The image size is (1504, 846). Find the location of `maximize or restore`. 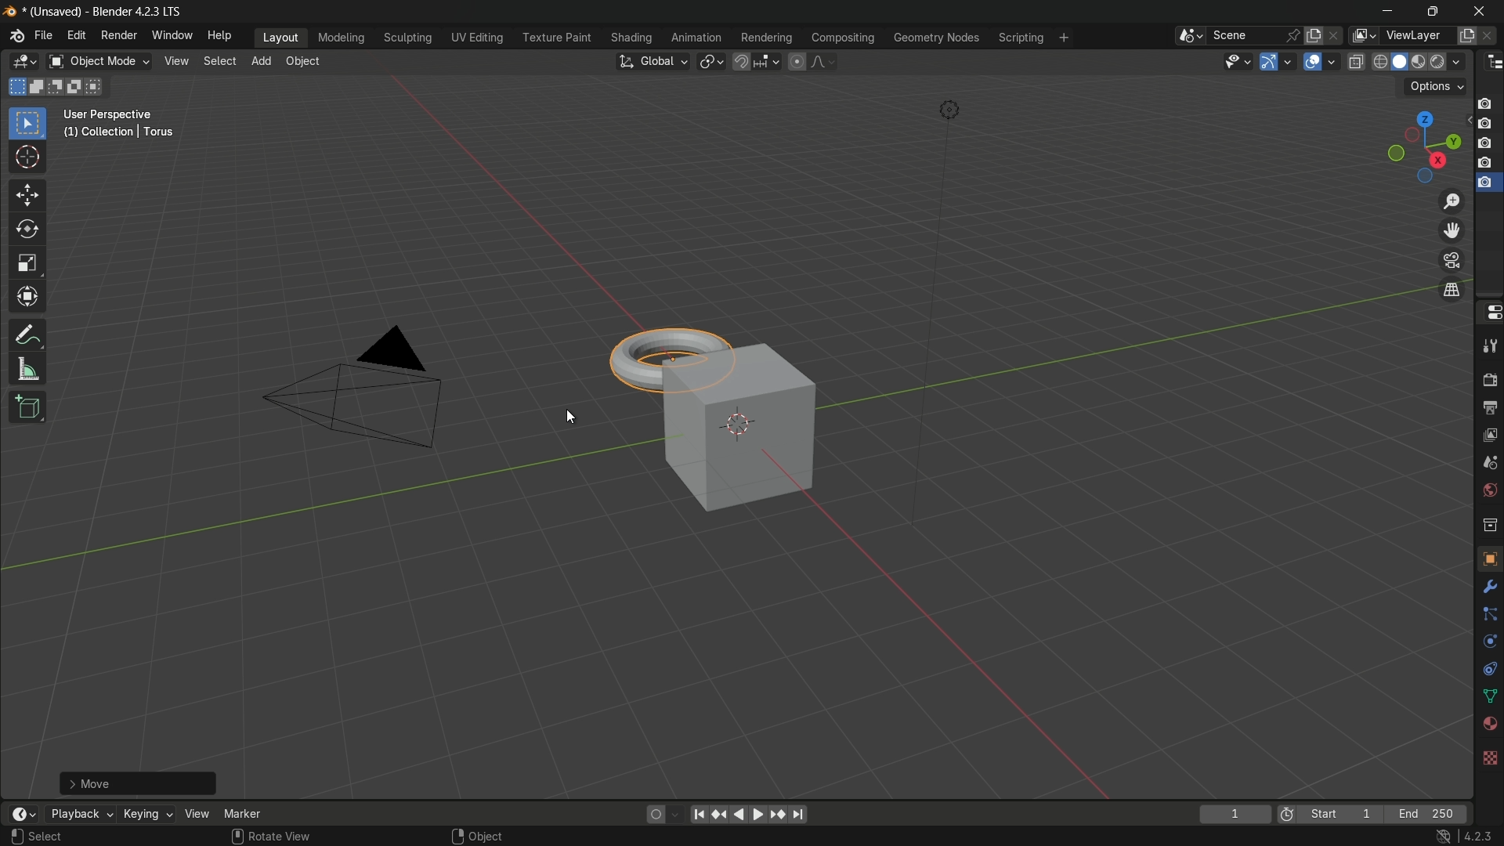

maximize or restore is located at coordinates (1433, 12).